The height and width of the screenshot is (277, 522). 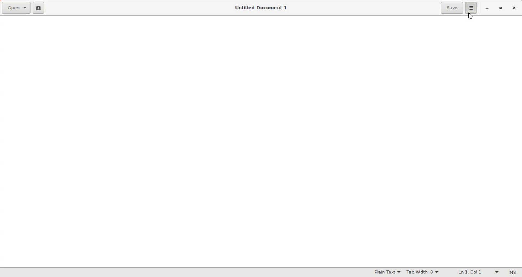 What do you see at coordinates (16, 8) in the screenshot?
I see `Open file` at bounding box center [16, 8].